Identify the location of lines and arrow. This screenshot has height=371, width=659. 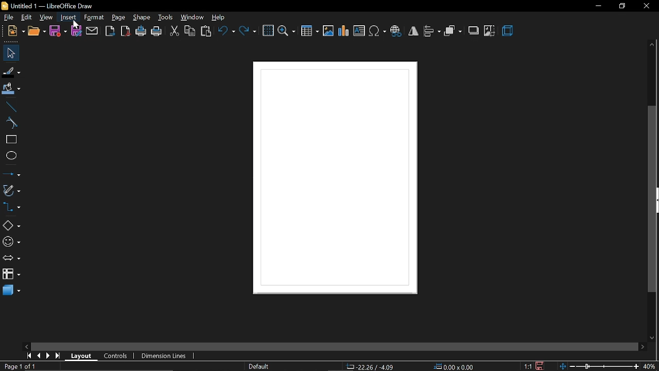
(11, 174).